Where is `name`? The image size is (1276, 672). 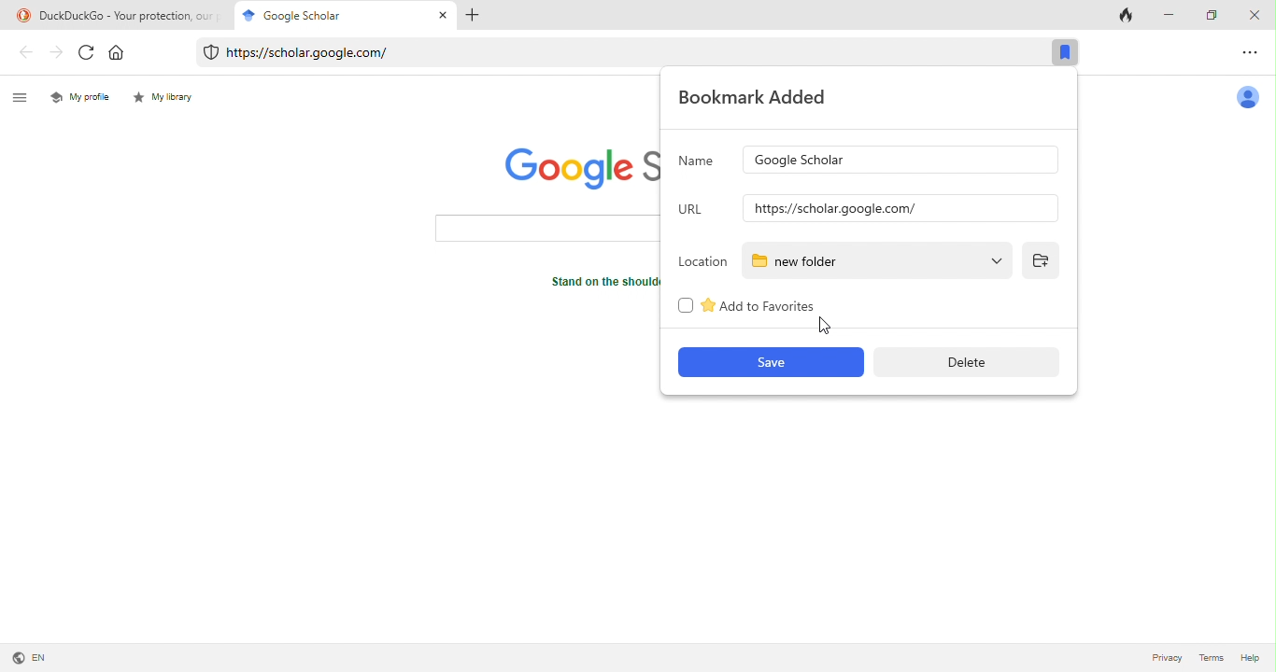
name is located at coordinates (699, 161).